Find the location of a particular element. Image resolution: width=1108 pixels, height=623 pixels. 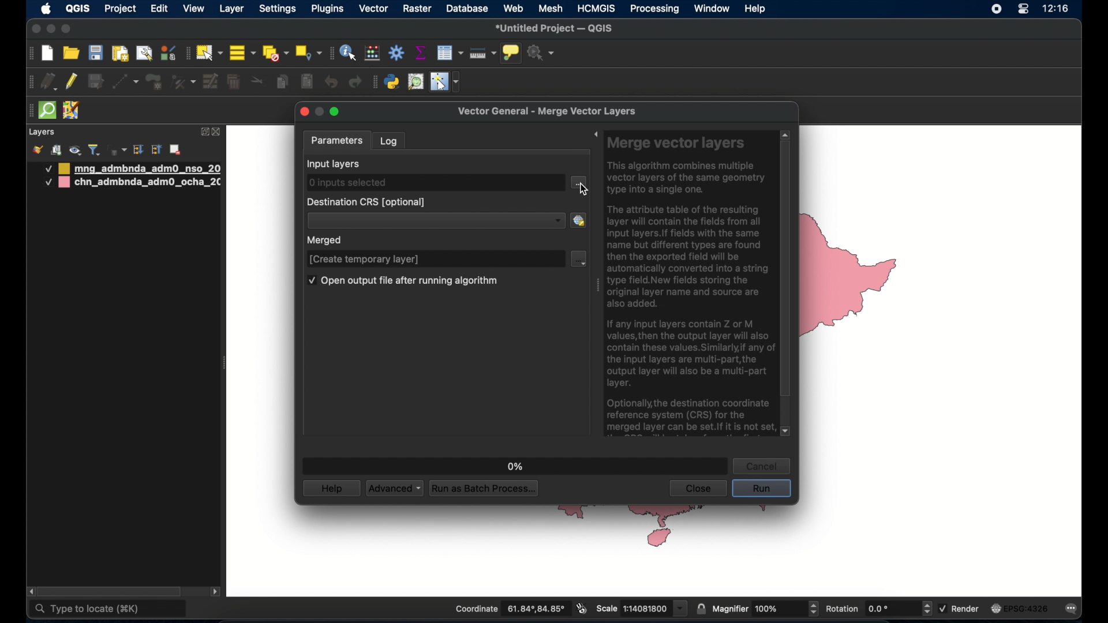

current edits is located at coordinates (50, 83).